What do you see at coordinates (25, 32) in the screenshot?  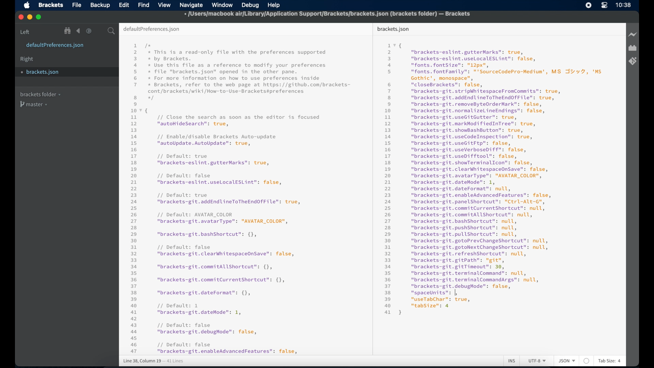 I see `left` at bounding box center [25, 32].